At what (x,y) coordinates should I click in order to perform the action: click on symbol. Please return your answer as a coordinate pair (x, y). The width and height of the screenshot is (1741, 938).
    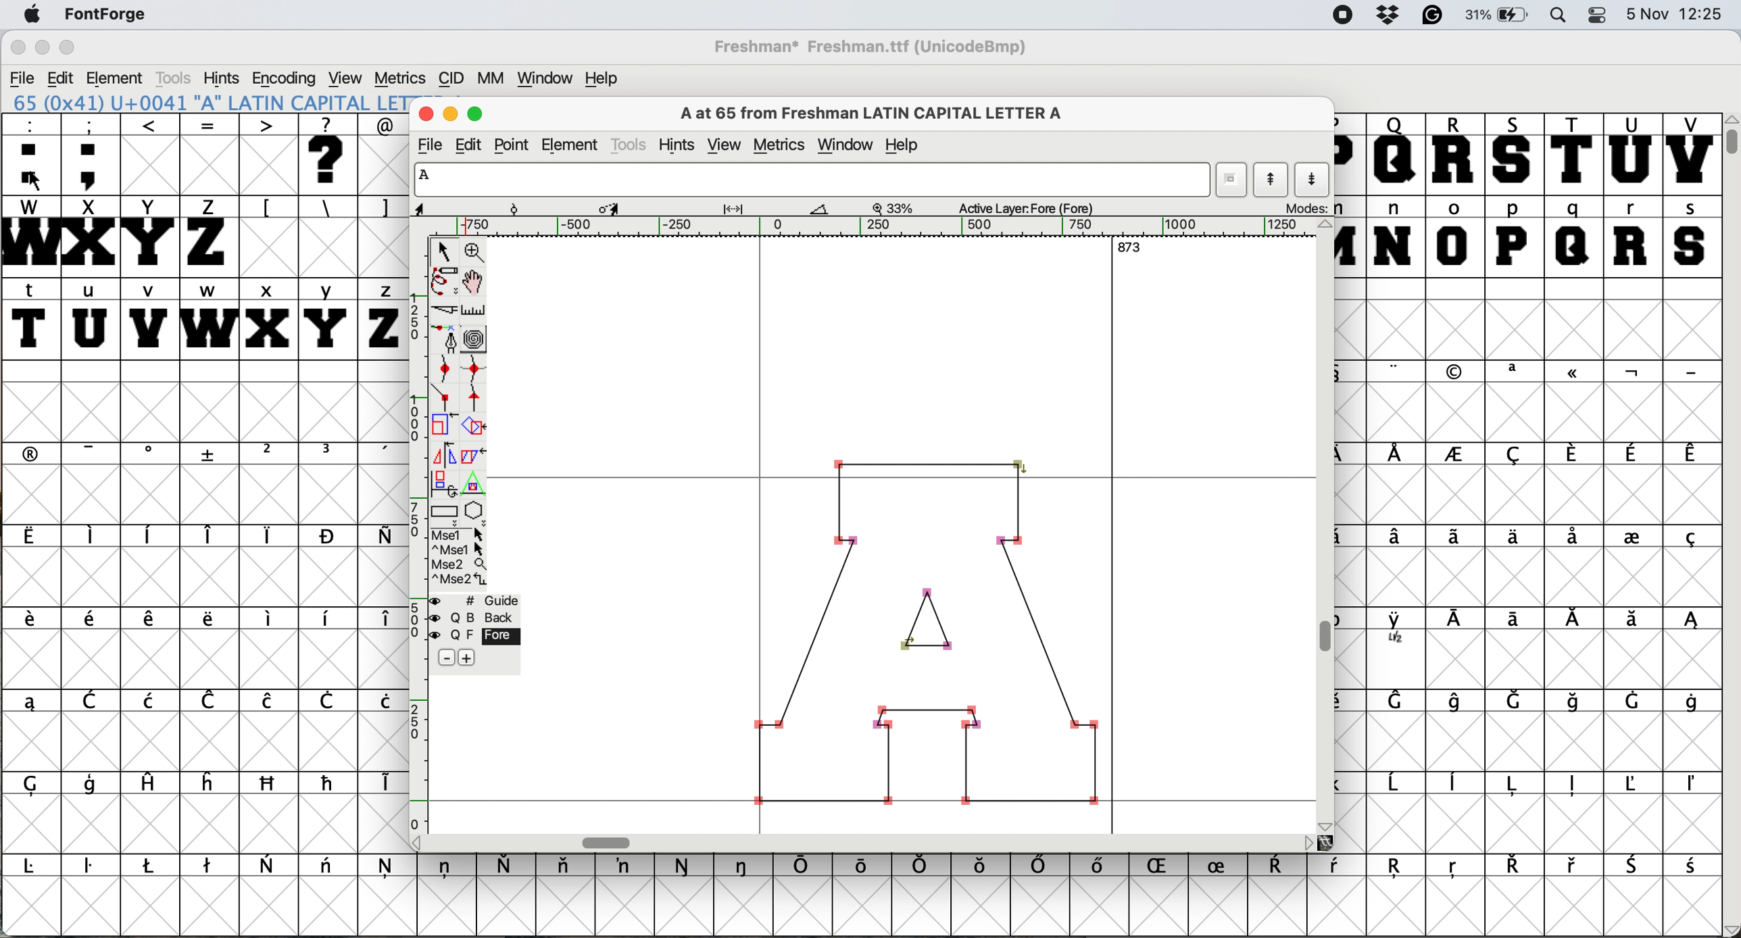
    Looking at the image, I should click on (1510, 536).